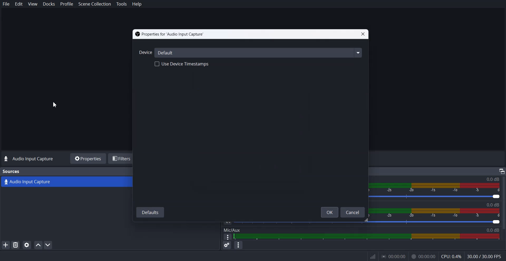 Image resolution: width=506 pixels, height=261 pixels. What do you see at coordinates (19, 4) in the screenshot?
I see `Edit` at bounding box center [19, 4].